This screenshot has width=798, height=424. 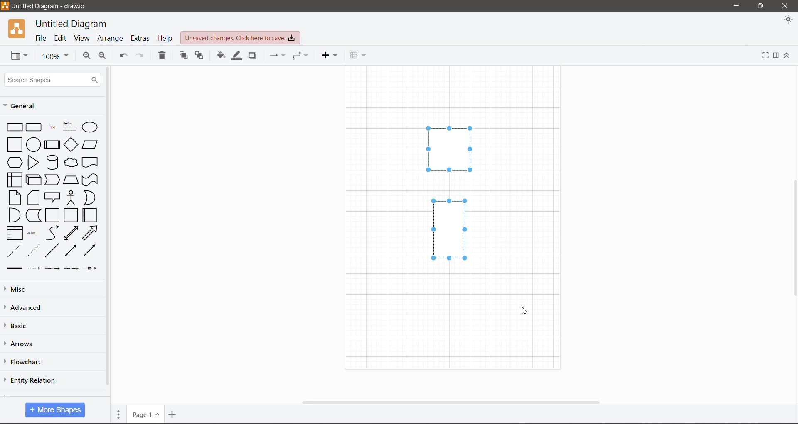 I want to click on Line Color, so click(x=236, y=56).